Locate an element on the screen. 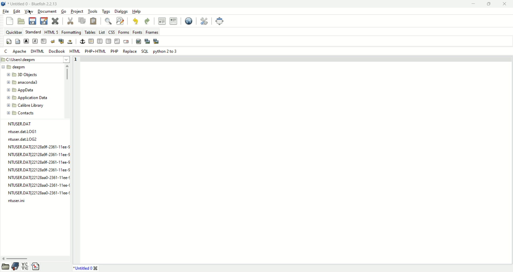 The width and height of the screenshot is (513, 272). center is located at coordinates (100, 41).